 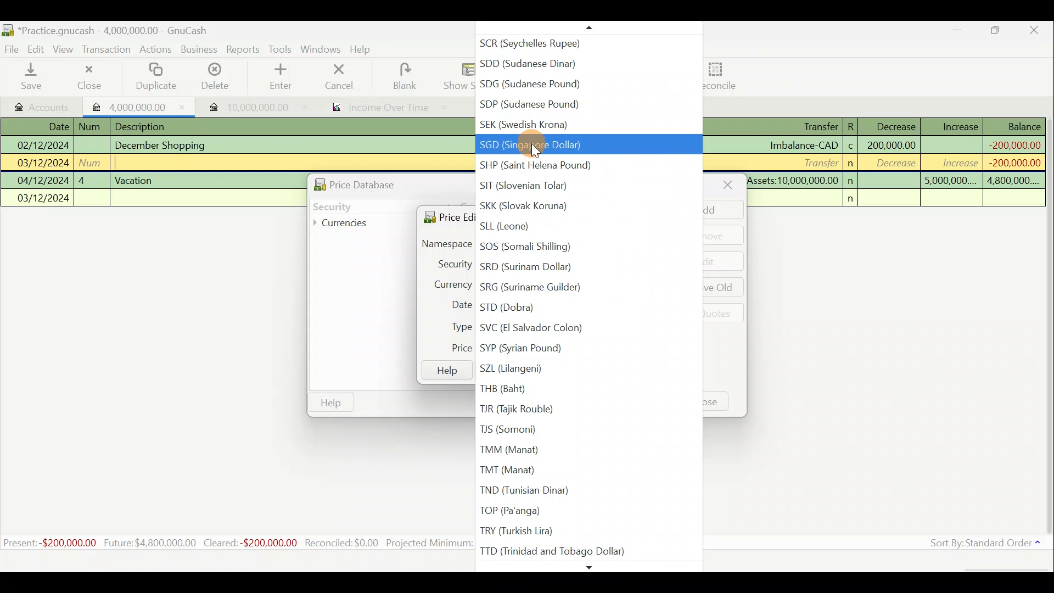 What do you see at coordinates (216, 77) in the screenshot?
I see `Delete` at bounding box center [216, 77].